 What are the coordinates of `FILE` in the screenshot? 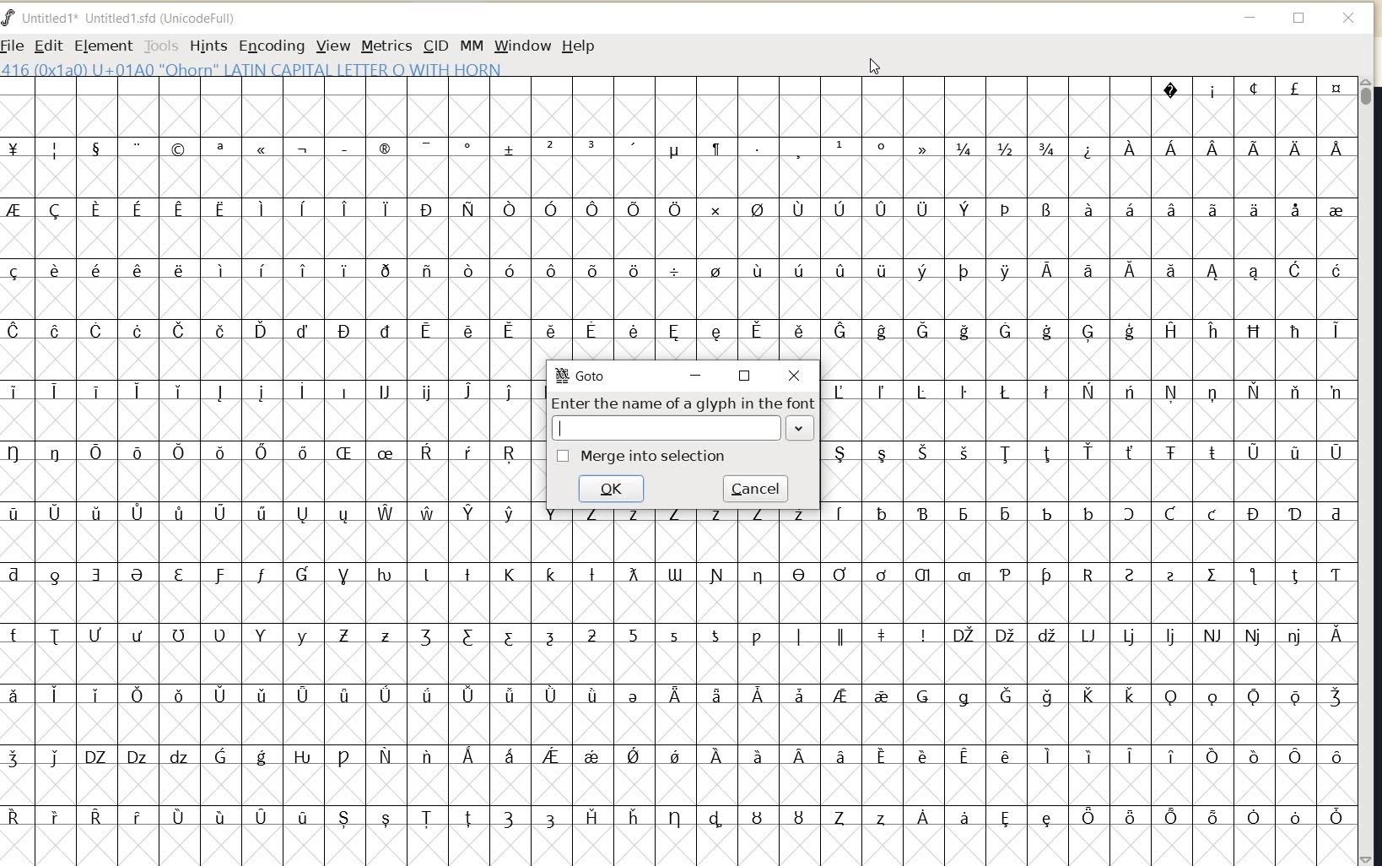 It's located at (13, 46).